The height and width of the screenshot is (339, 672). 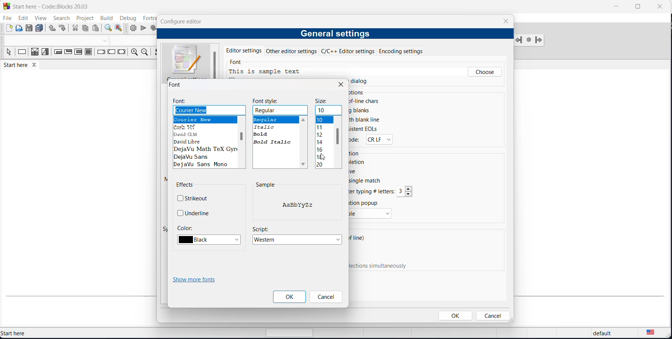 What do you see at coordinates (211, 240) in the screenshot?
I see `color options dropwdown` at bounding box center [211, 240].